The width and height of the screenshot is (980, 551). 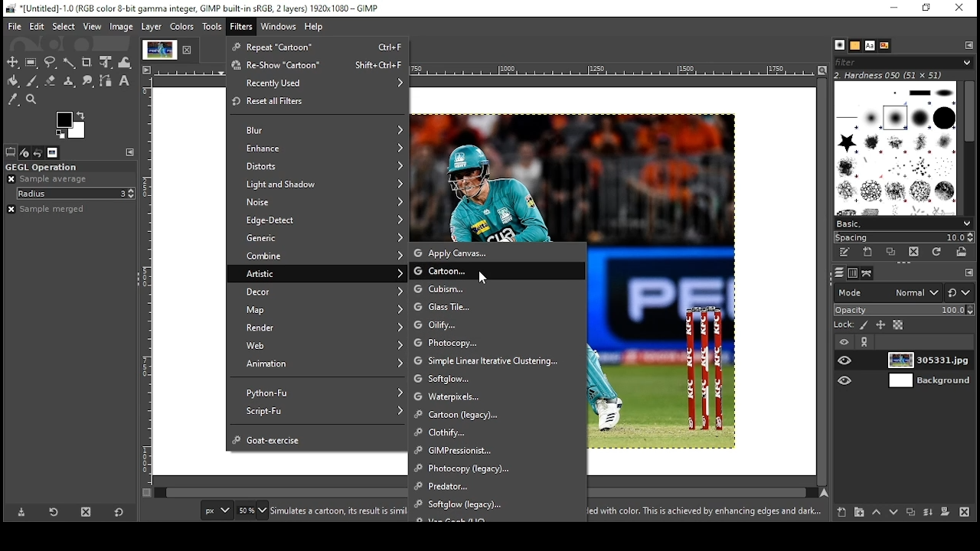 I want to click on fonts, so click(x=870, y=46).